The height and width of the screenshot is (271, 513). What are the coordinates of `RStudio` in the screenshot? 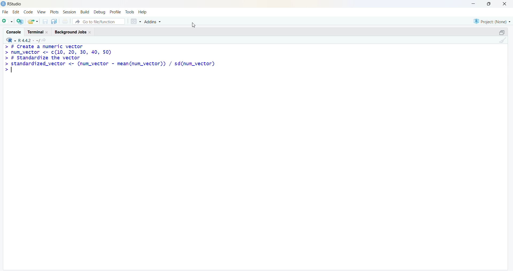 It's located at (15, 4).